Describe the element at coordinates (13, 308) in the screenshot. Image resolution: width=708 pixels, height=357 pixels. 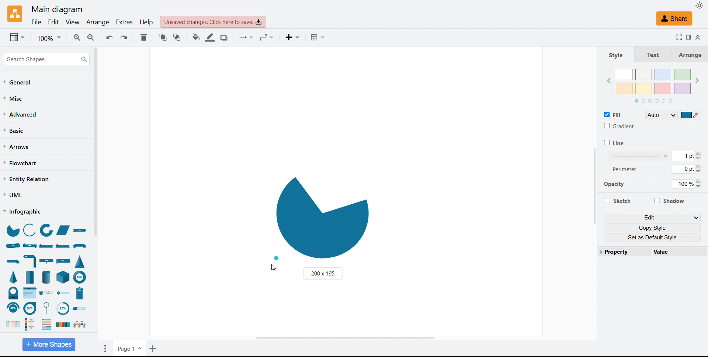
I see `bending arch` at that location.